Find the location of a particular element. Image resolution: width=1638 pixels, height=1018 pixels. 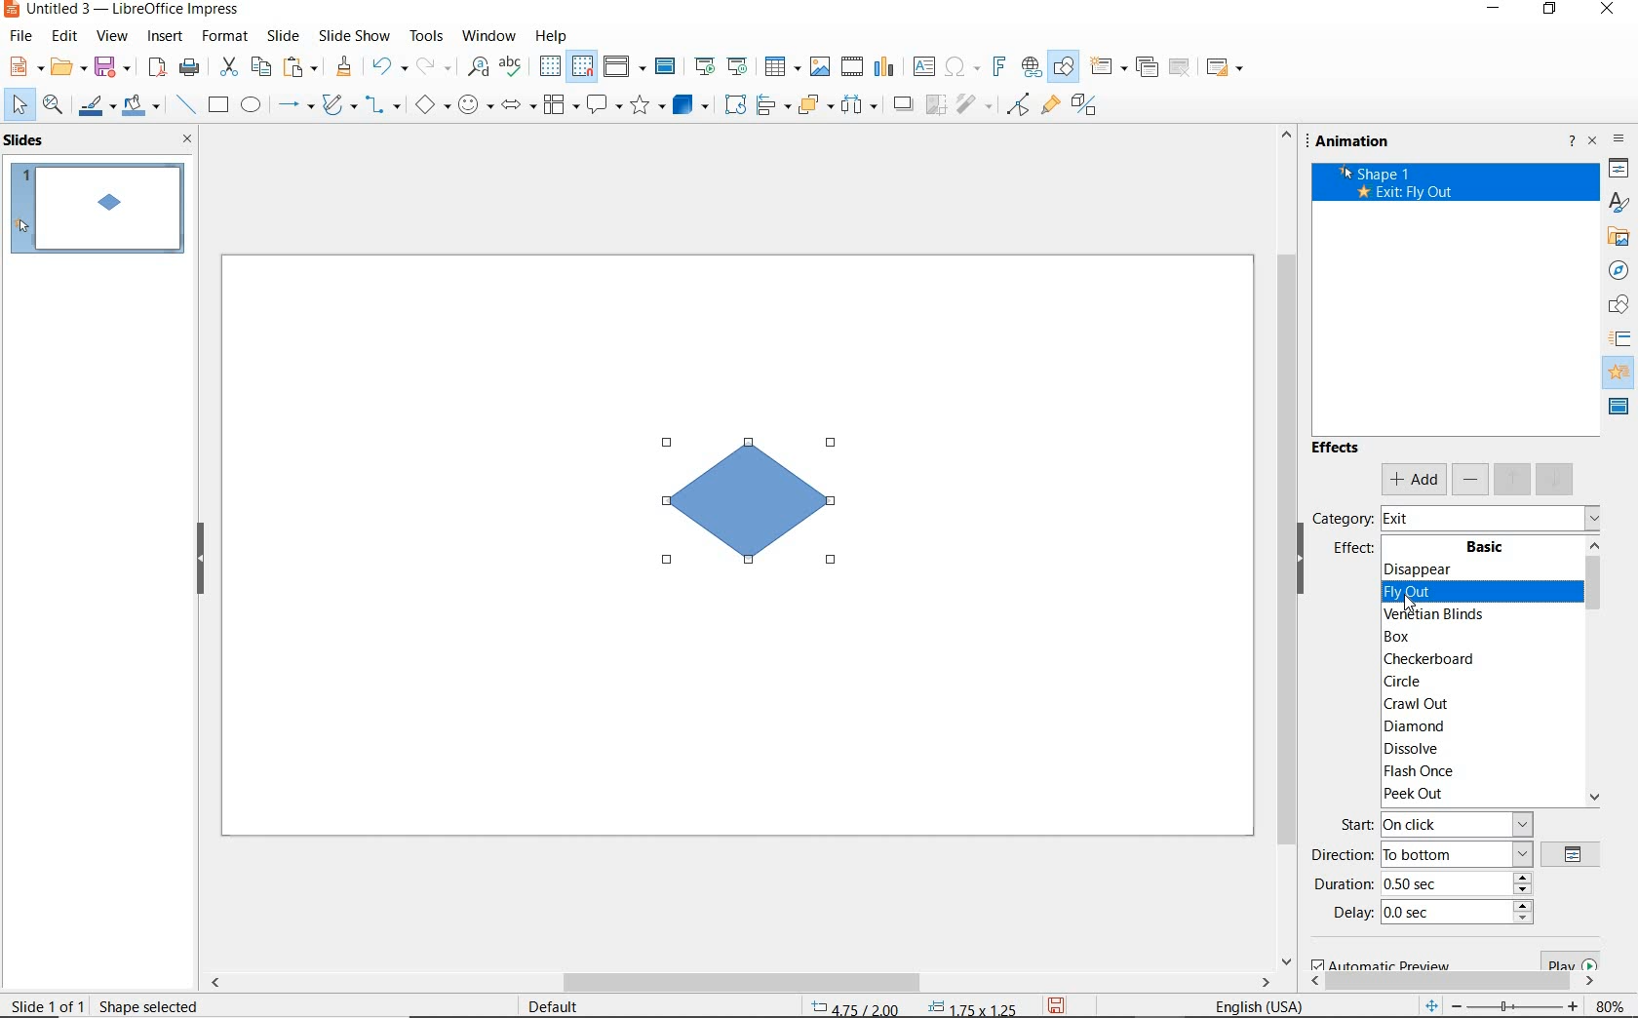

open is located at coordinates (66, 68).